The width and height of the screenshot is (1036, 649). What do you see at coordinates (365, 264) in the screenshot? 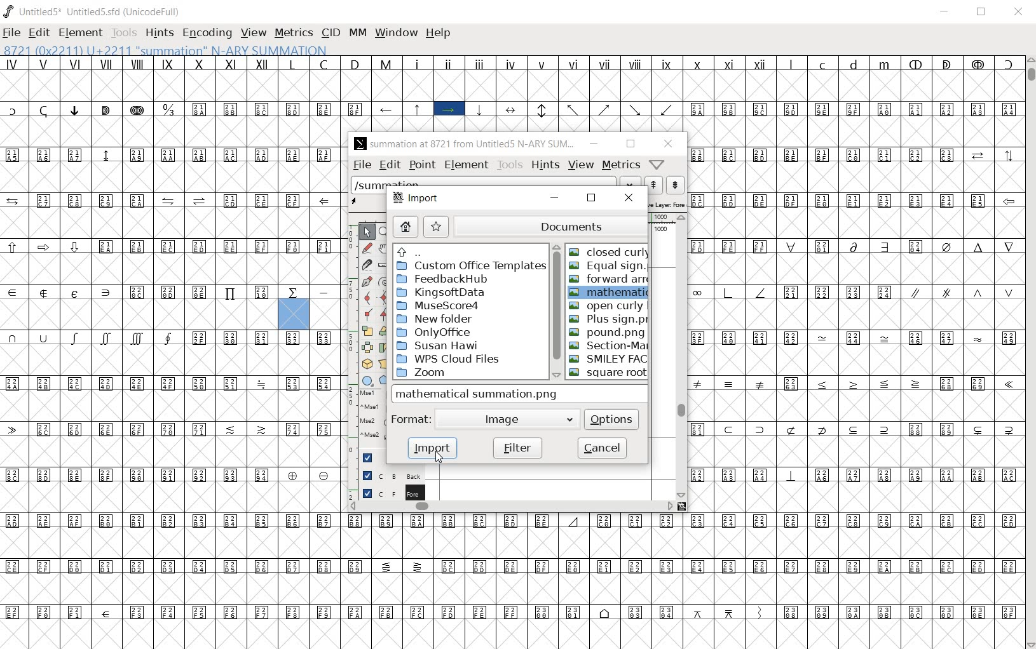
I see `cut splines in two` at bounding box center [365, 264].